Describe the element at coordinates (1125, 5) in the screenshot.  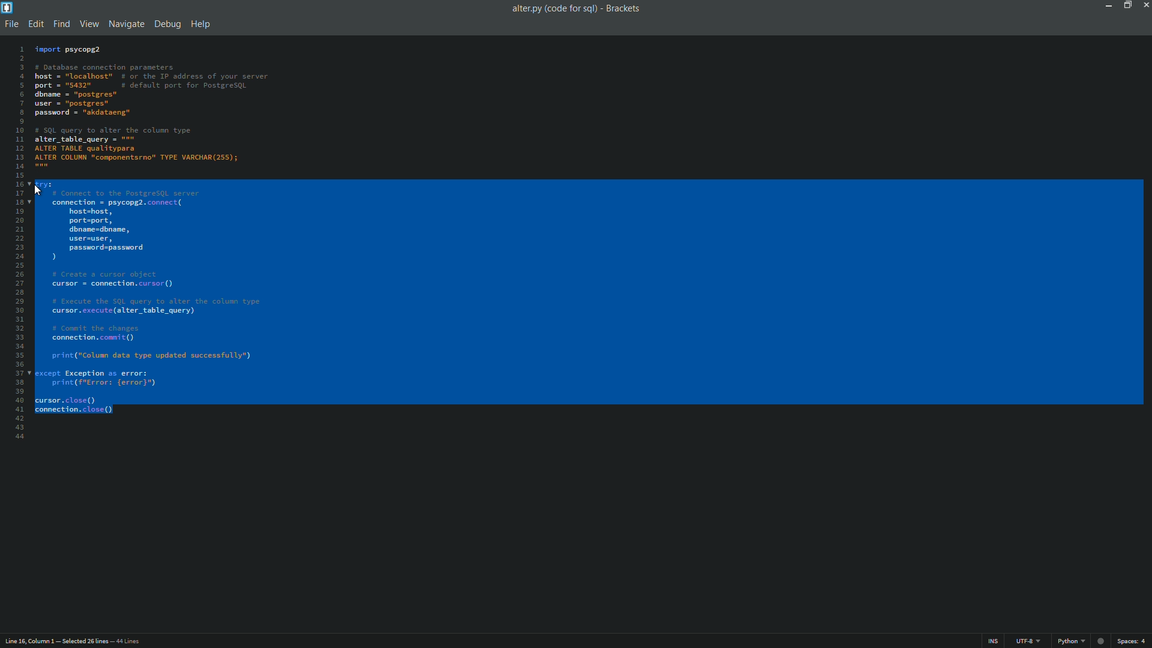
I see `maximize` at that location.